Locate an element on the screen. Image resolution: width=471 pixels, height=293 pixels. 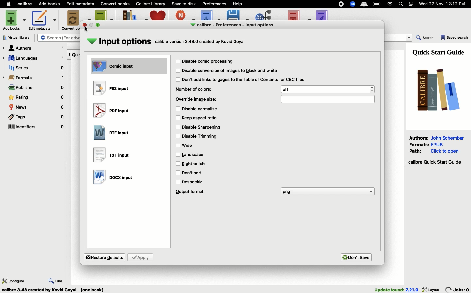
click to open is located at coordinates (445, 151).